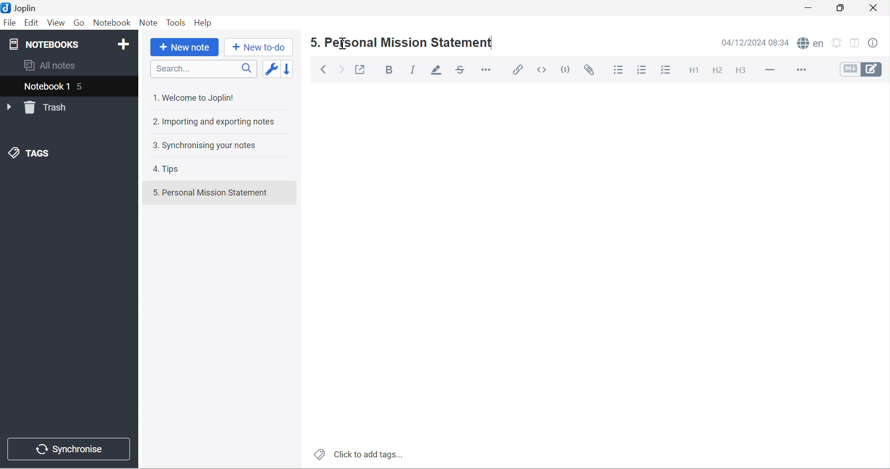 Image resolution: width=890 pixels, height=469 pixels. I want to click on cursor, so click(344, 40).